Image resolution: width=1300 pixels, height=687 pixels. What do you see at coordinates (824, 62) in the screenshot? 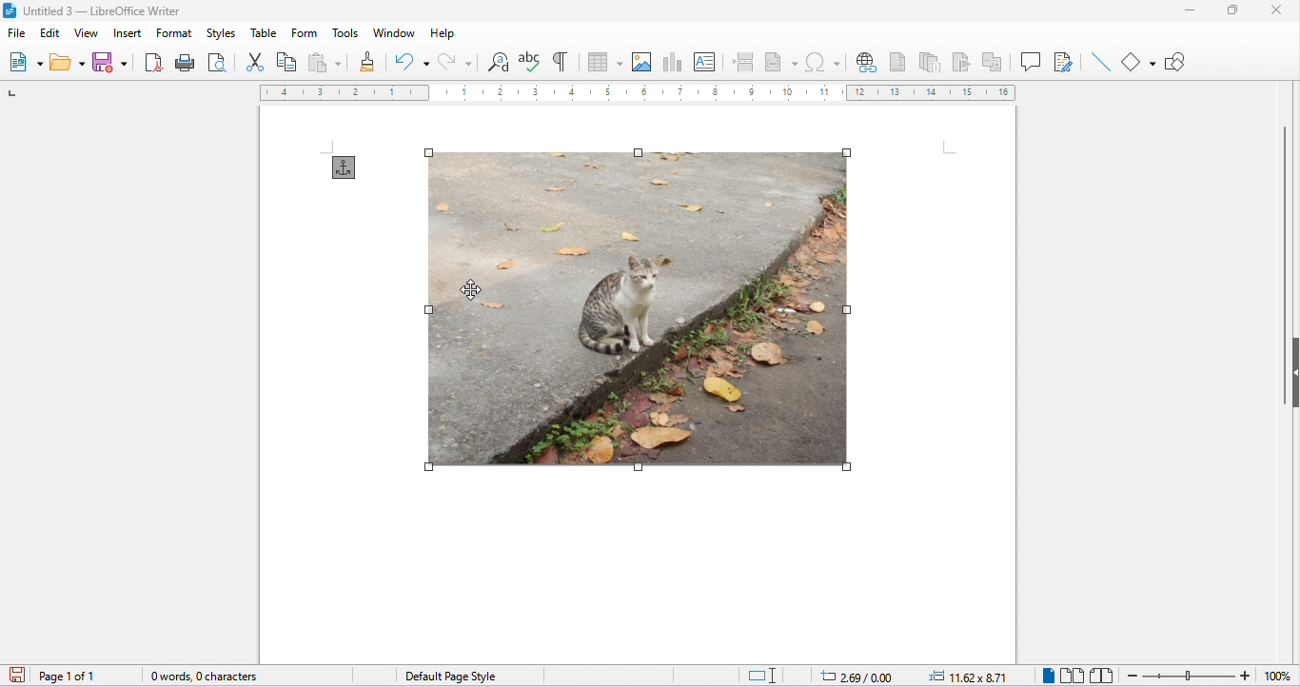
I see `insert special characters` at bounding box center [824, 62].